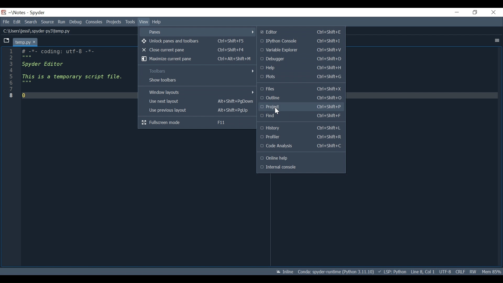  I want to click on Help, so click(301, 68).